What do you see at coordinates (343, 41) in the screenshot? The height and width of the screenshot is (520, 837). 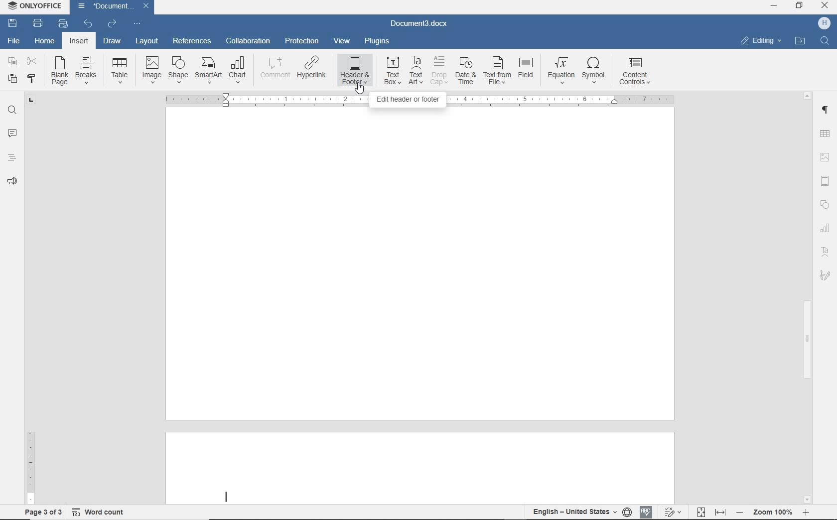 I see `VIEW` at bounding box center [343, 41].